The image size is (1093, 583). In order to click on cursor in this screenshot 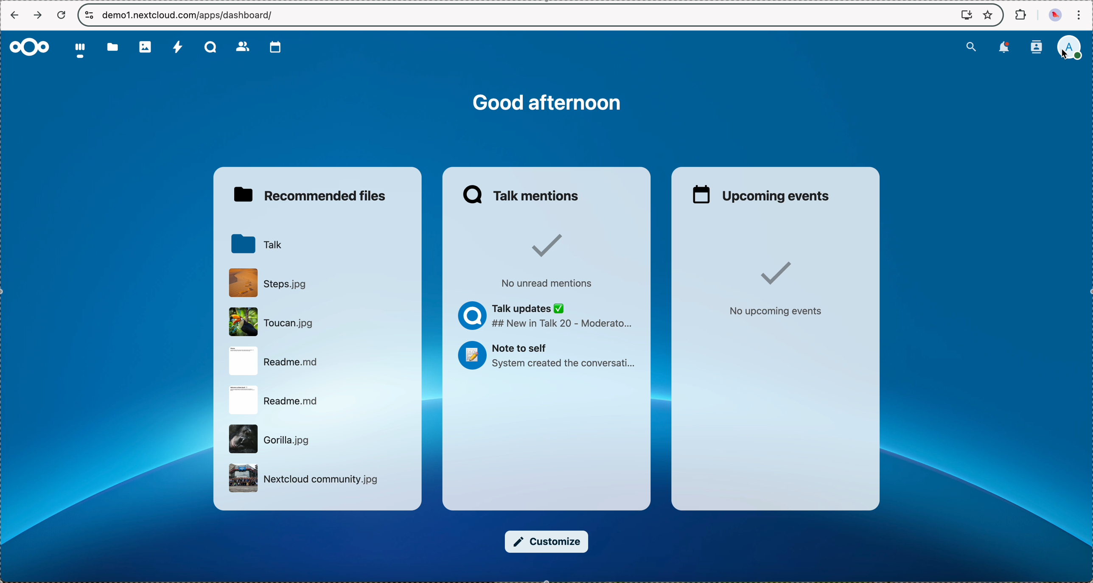, I will do `click(1063, 56)`.